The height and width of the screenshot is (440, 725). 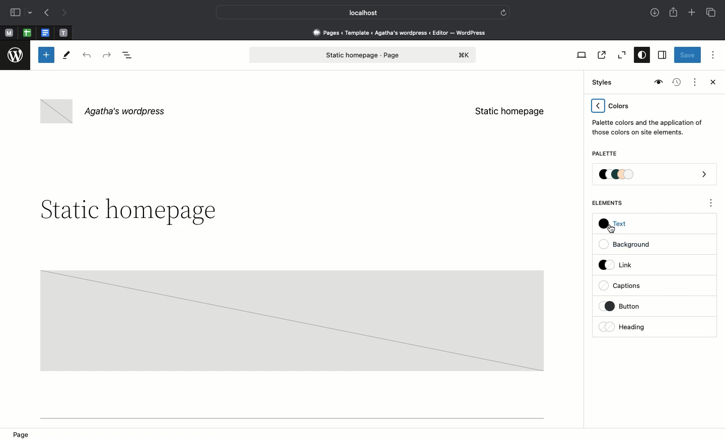 I want to click on View, so click(x=579, y=55).